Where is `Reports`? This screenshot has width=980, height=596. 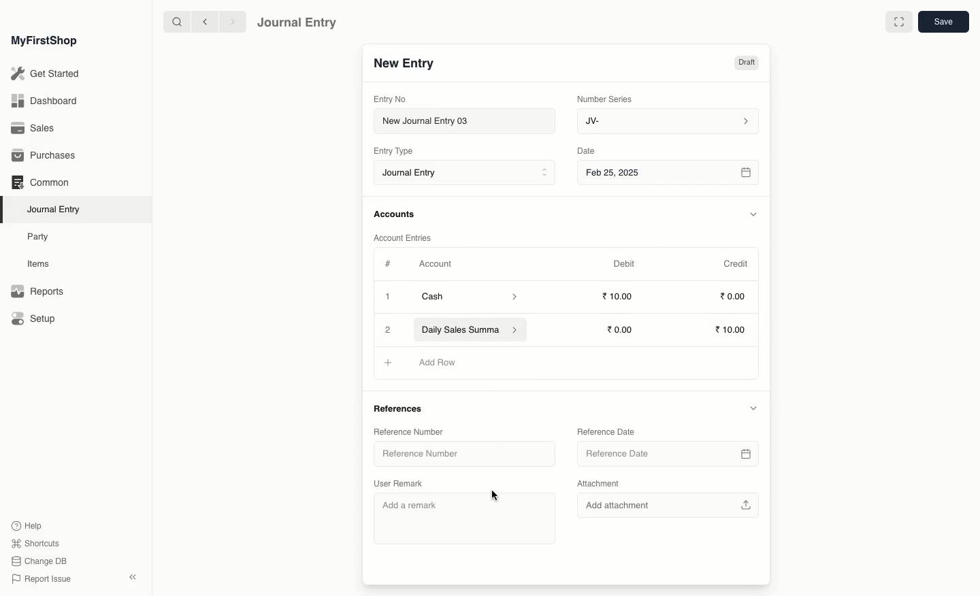
Reports is located at coordinates (37, 292).